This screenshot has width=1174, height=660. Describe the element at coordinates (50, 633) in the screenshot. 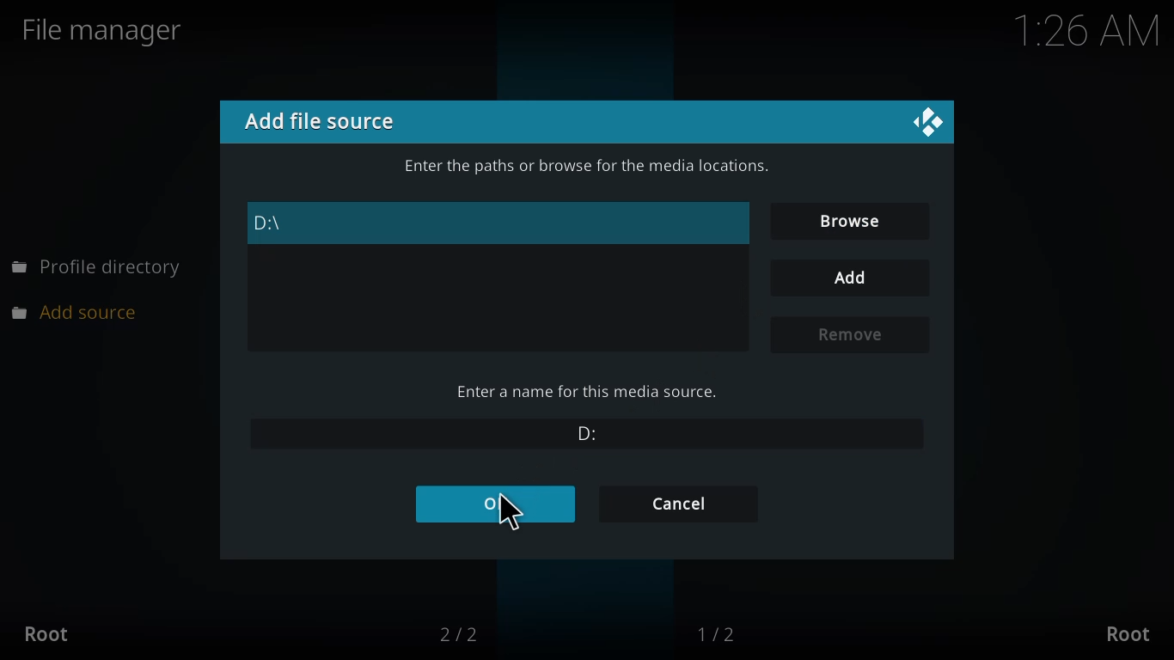

I see `Root` at that location.